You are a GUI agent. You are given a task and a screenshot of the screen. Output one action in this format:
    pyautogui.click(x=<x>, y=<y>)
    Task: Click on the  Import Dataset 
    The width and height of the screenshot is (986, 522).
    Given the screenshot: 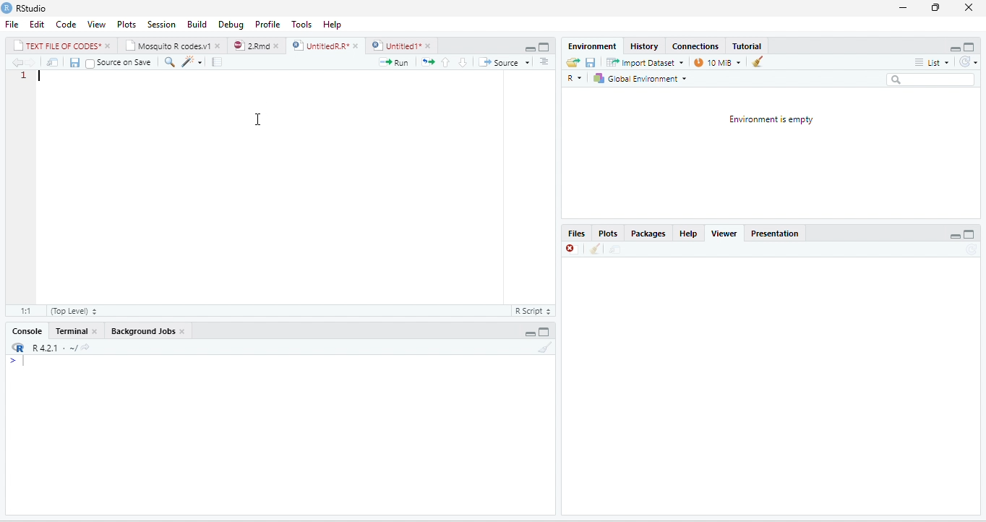 What is the action you would take?
    pyautogui.click(x=646, y=62)
    